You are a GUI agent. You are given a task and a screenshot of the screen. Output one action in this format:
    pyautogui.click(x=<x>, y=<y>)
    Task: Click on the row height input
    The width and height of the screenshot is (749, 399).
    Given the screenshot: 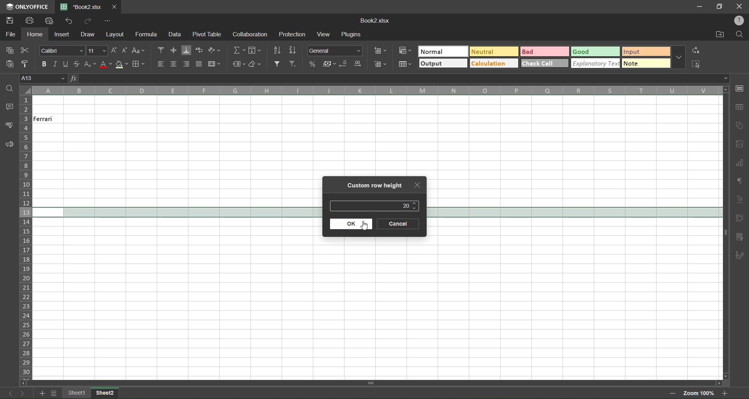 What is the action you would take?
    pyautogui.click(x=406, y=205)
    